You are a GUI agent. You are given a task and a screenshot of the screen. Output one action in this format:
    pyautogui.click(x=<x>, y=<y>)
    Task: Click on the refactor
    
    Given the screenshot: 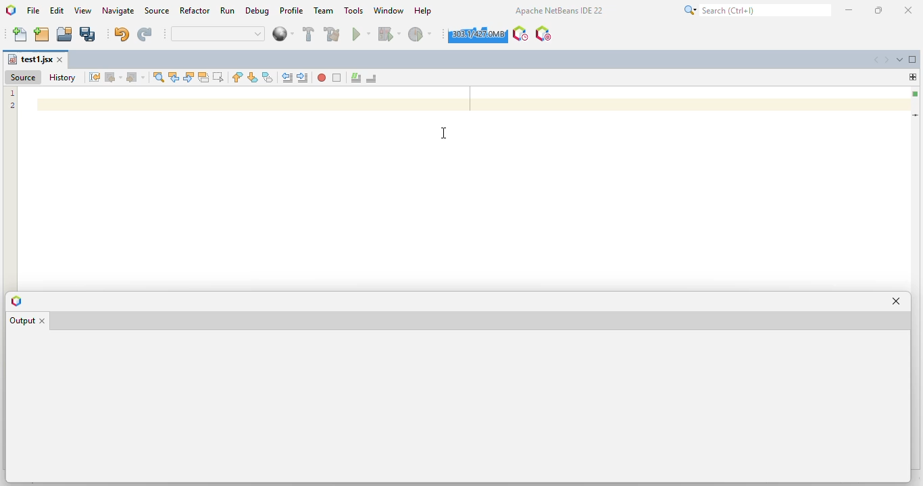 What is the action you would take?
    pyautogui.click(x=195, y=10)
    